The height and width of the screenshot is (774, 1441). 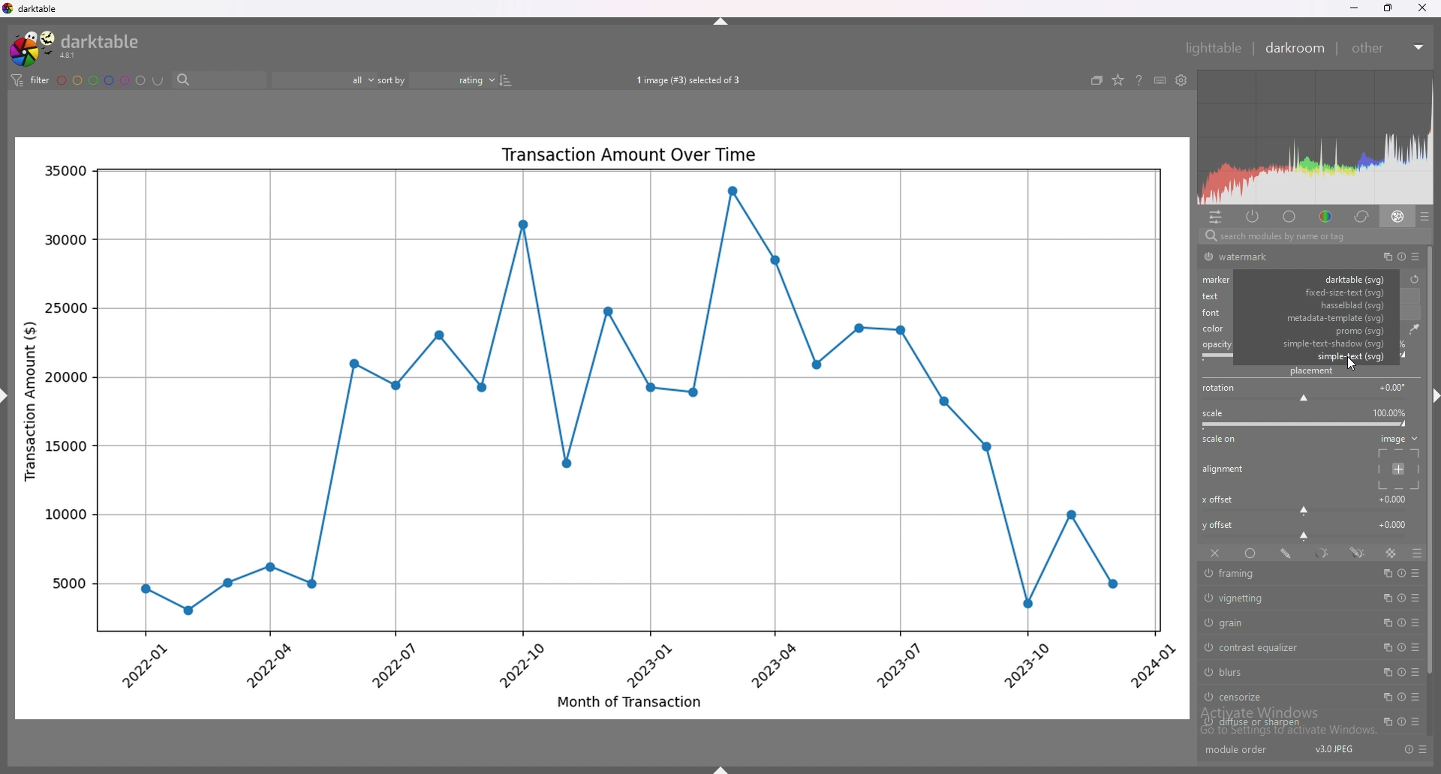 What do you see at coordinates (1359, 553) in the screenshot?
I see `drawn and parametric mask` at bounding box center [1359, 553].